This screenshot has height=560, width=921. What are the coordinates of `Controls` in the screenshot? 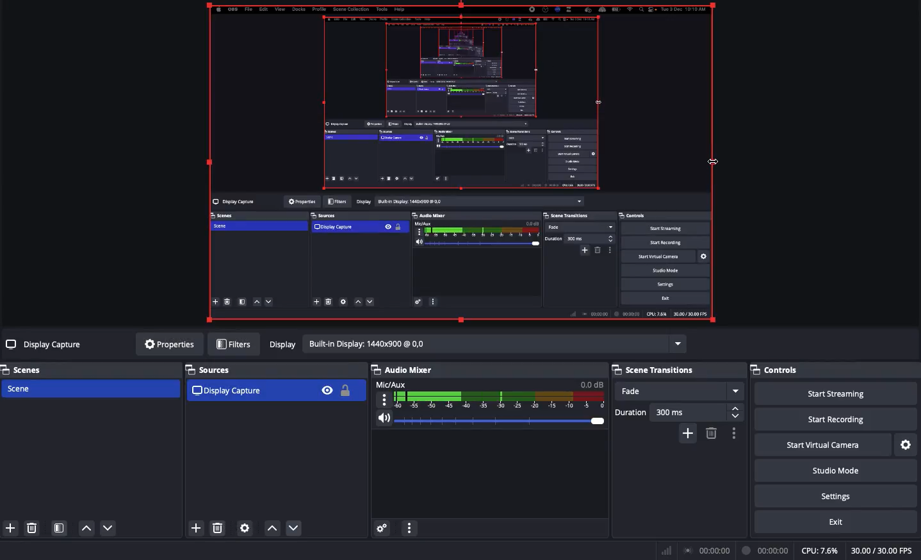 It's located at (835, 370).